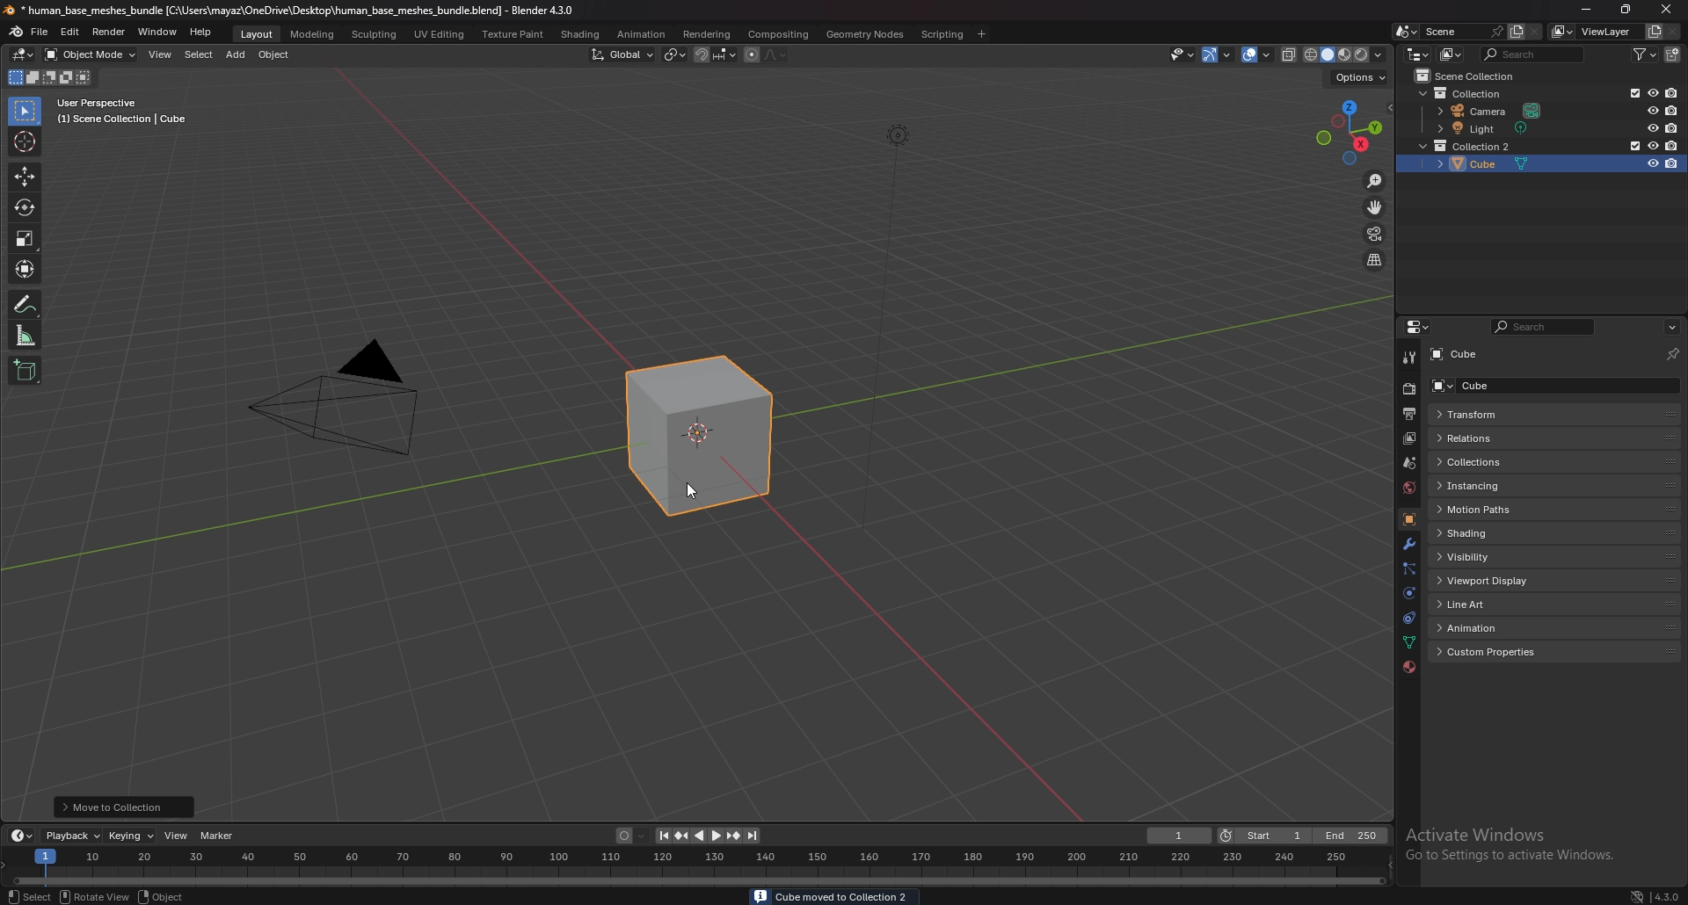  What do you see at coordinates (734, 836) in the screenshot?
I see `jump to keyframe` at bounding box center [734, 836].